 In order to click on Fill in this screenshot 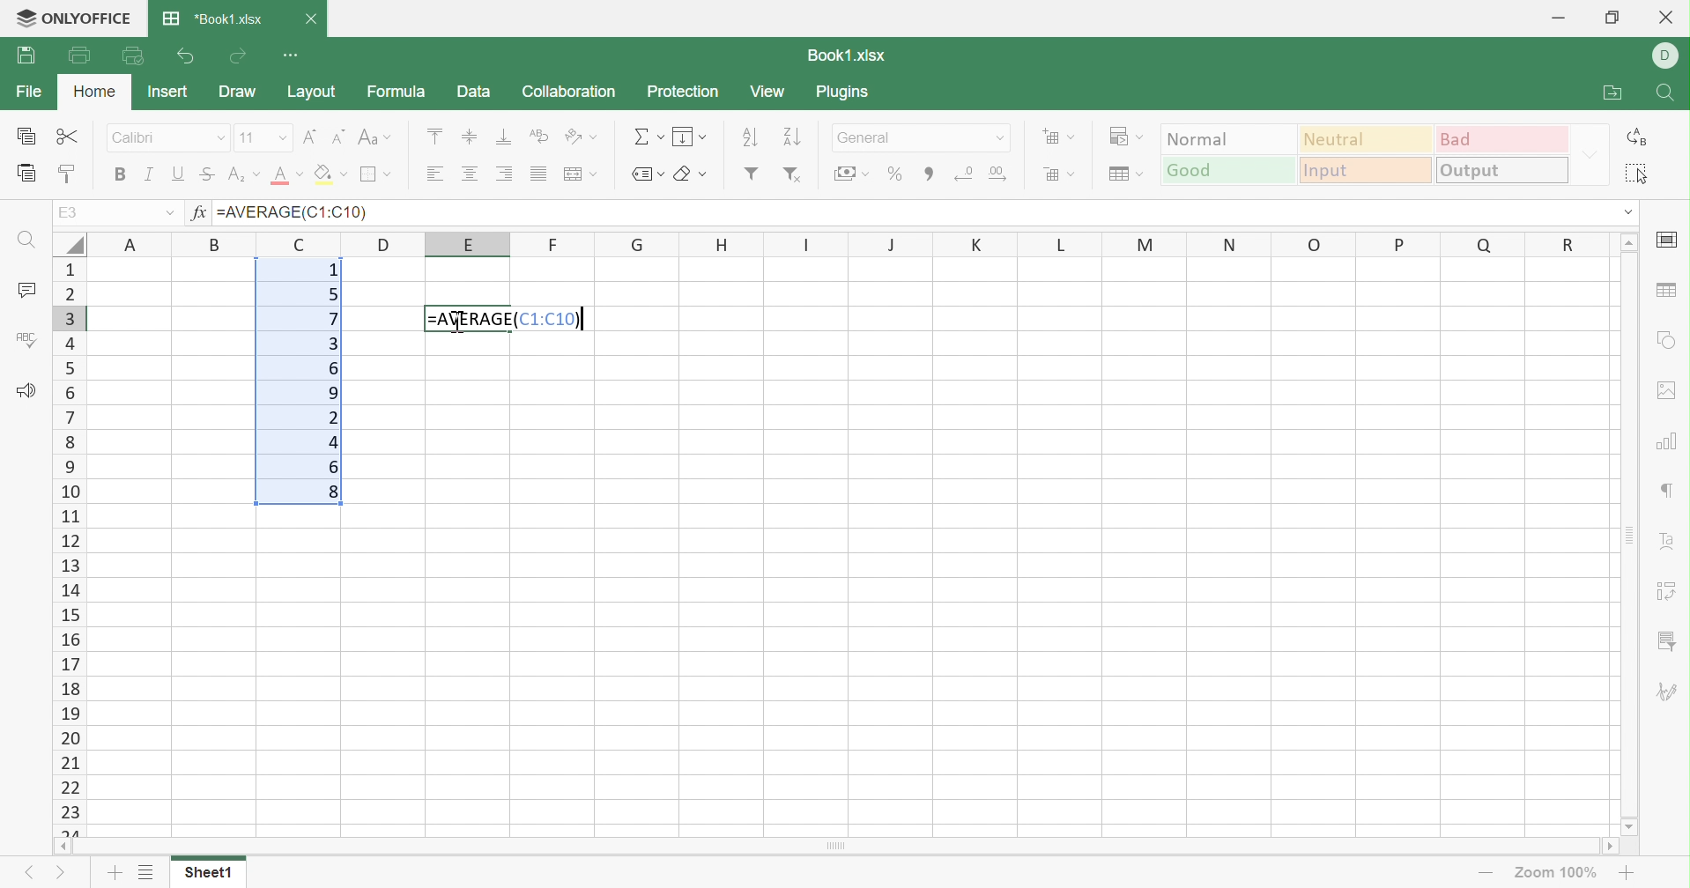, I will do `click(689, 136)`.